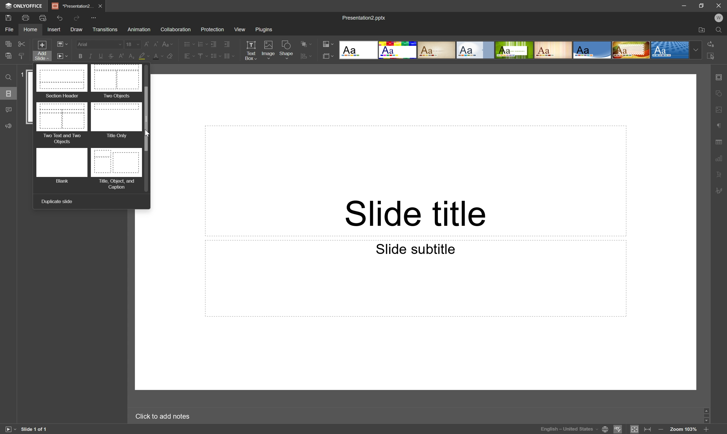 Image resolution: width=727 pixels, height=434 pixels. What do you see at coordinates (711, 55) in the screenshot?
I see `Select all` at bounding box center [711, 55].